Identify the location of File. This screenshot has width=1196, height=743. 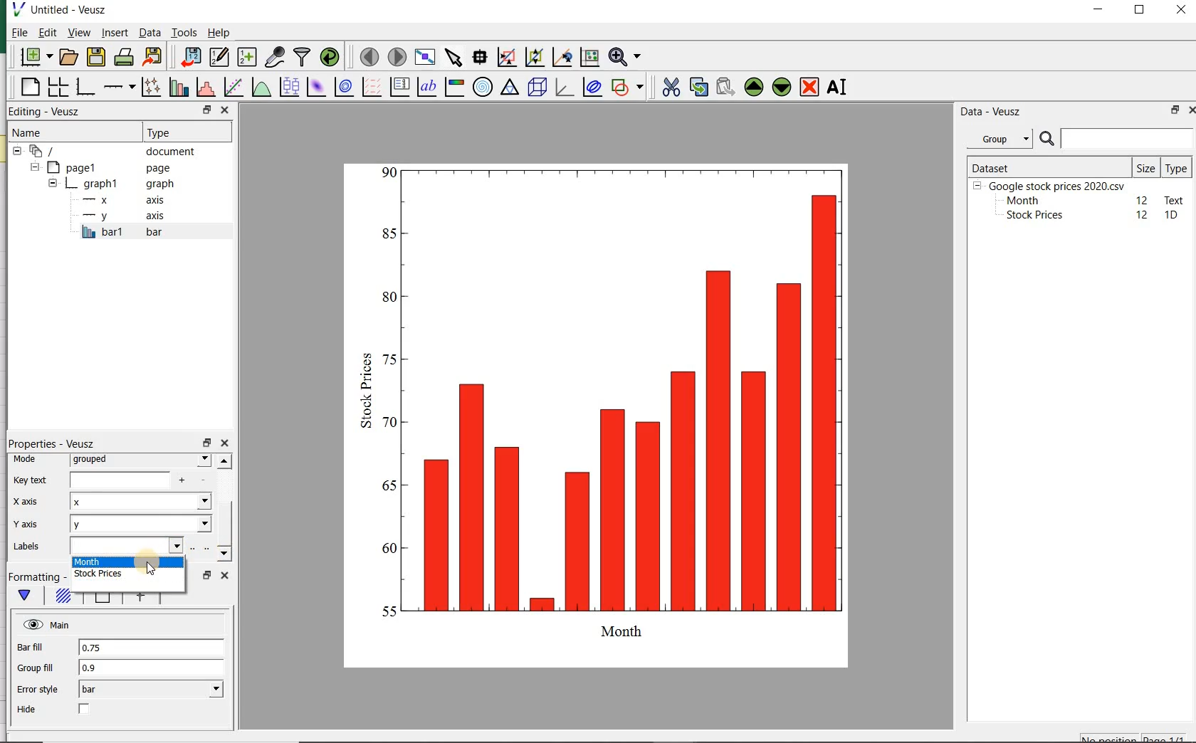
(16, 34).